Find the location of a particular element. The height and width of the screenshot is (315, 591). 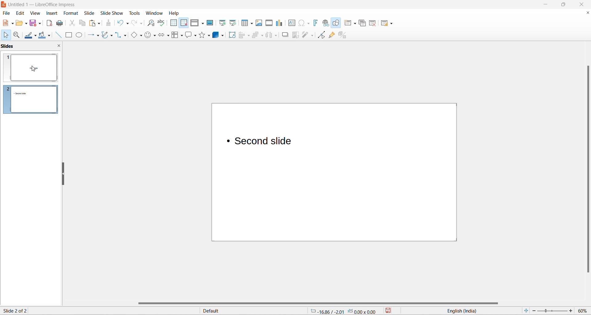

rotate is located at coordinates (233, 35).